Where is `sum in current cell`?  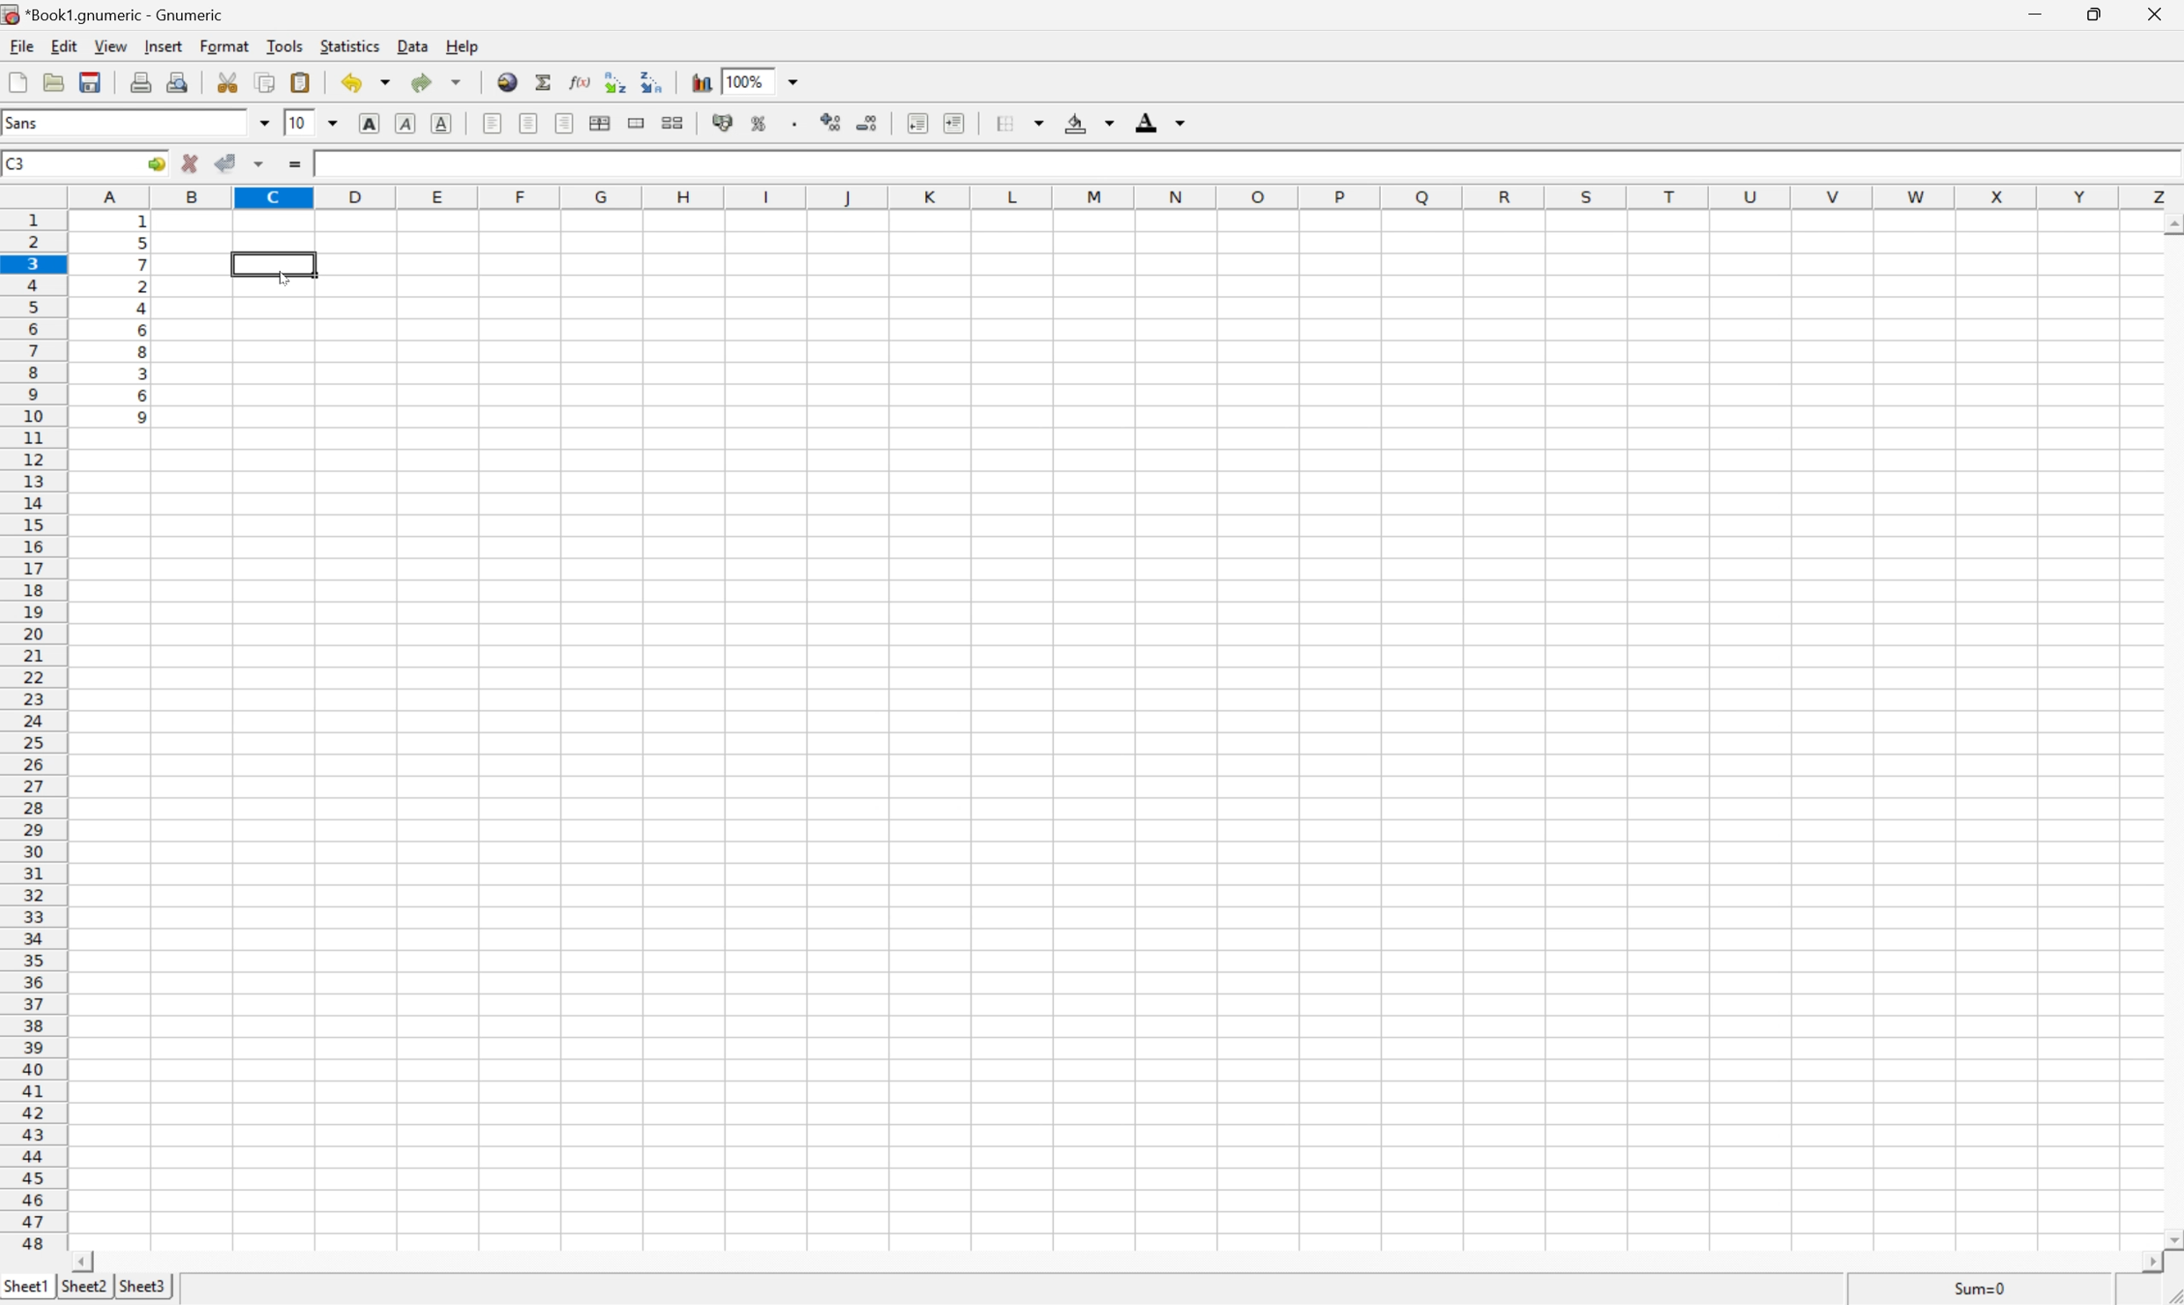 sum in current cell is located at coordinates (544, 81).